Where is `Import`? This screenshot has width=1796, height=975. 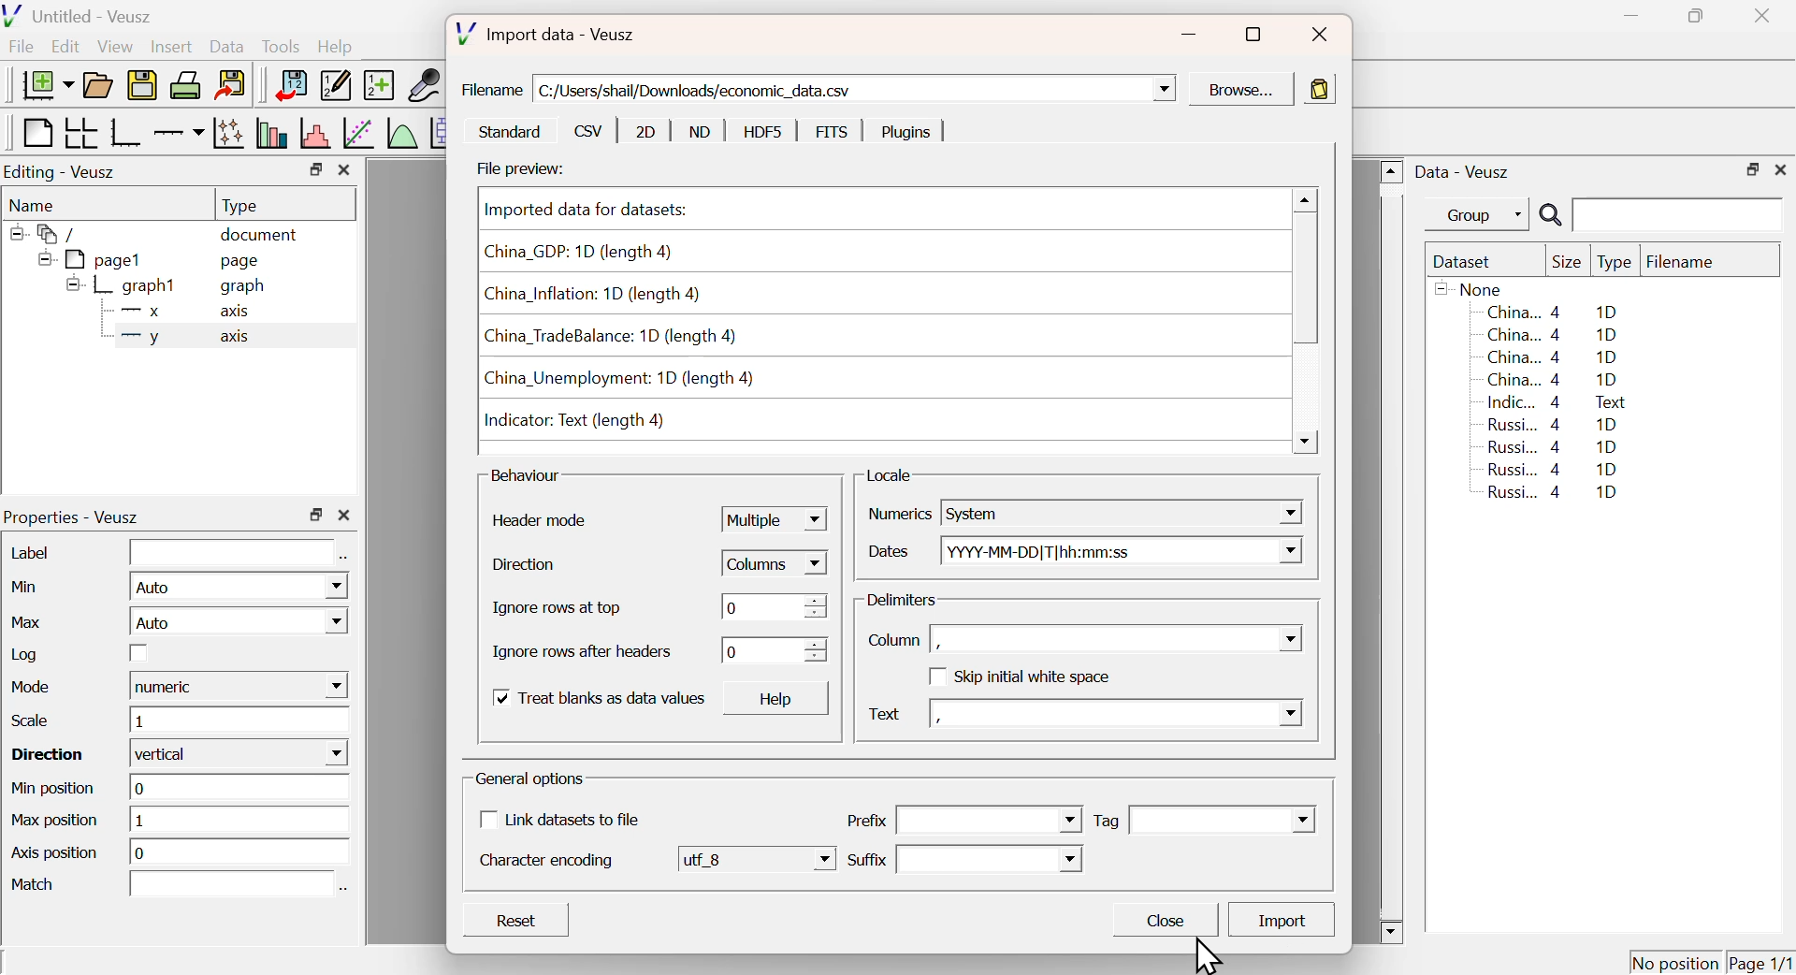
Import is located at coordinates (1281, 921).